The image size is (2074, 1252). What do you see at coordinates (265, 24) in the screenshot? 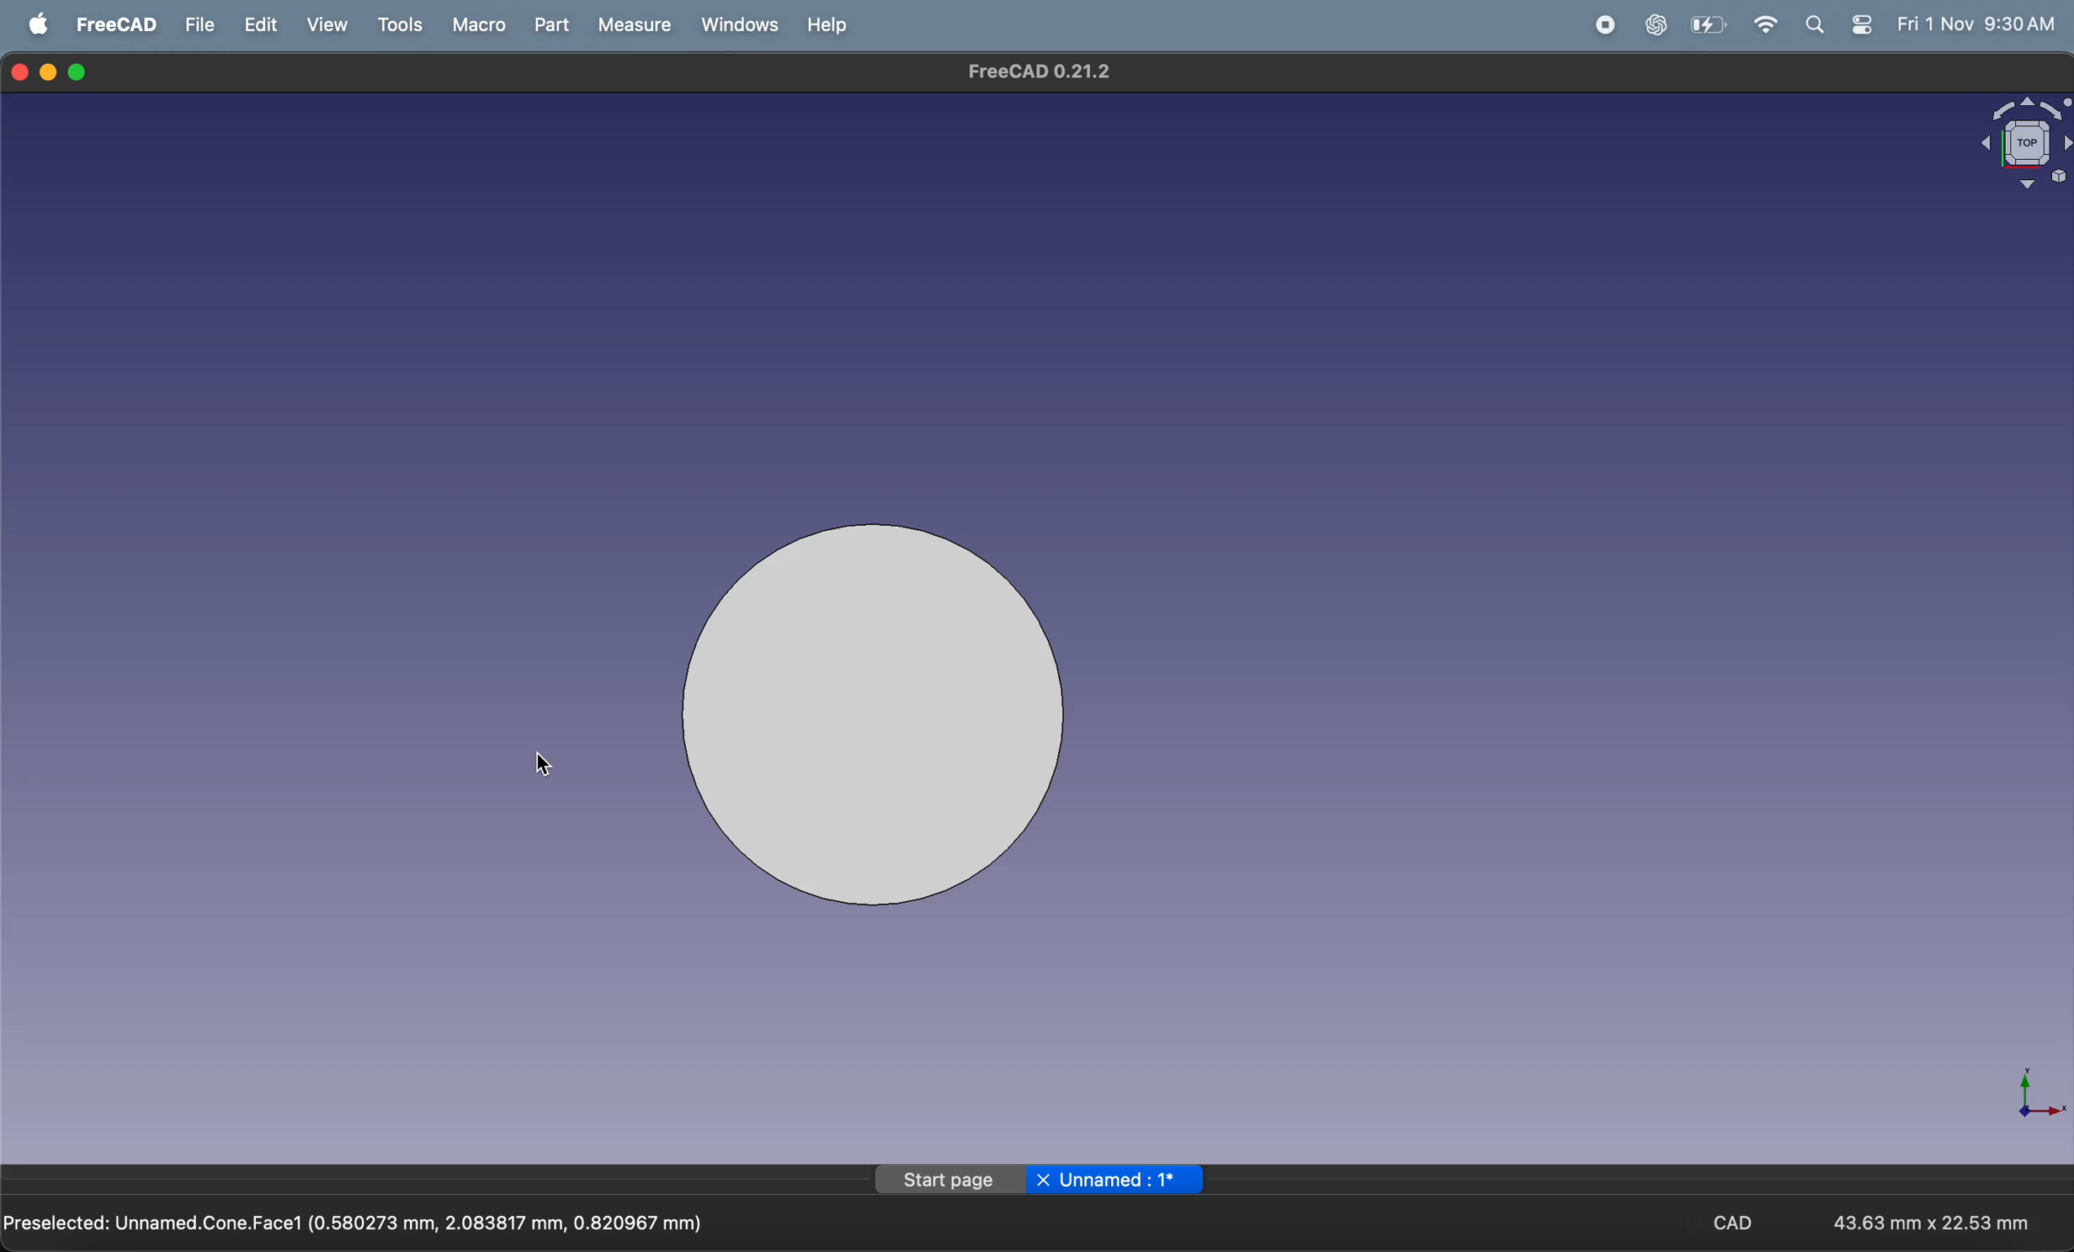
I see `edit` at bounding box center [265, 24].